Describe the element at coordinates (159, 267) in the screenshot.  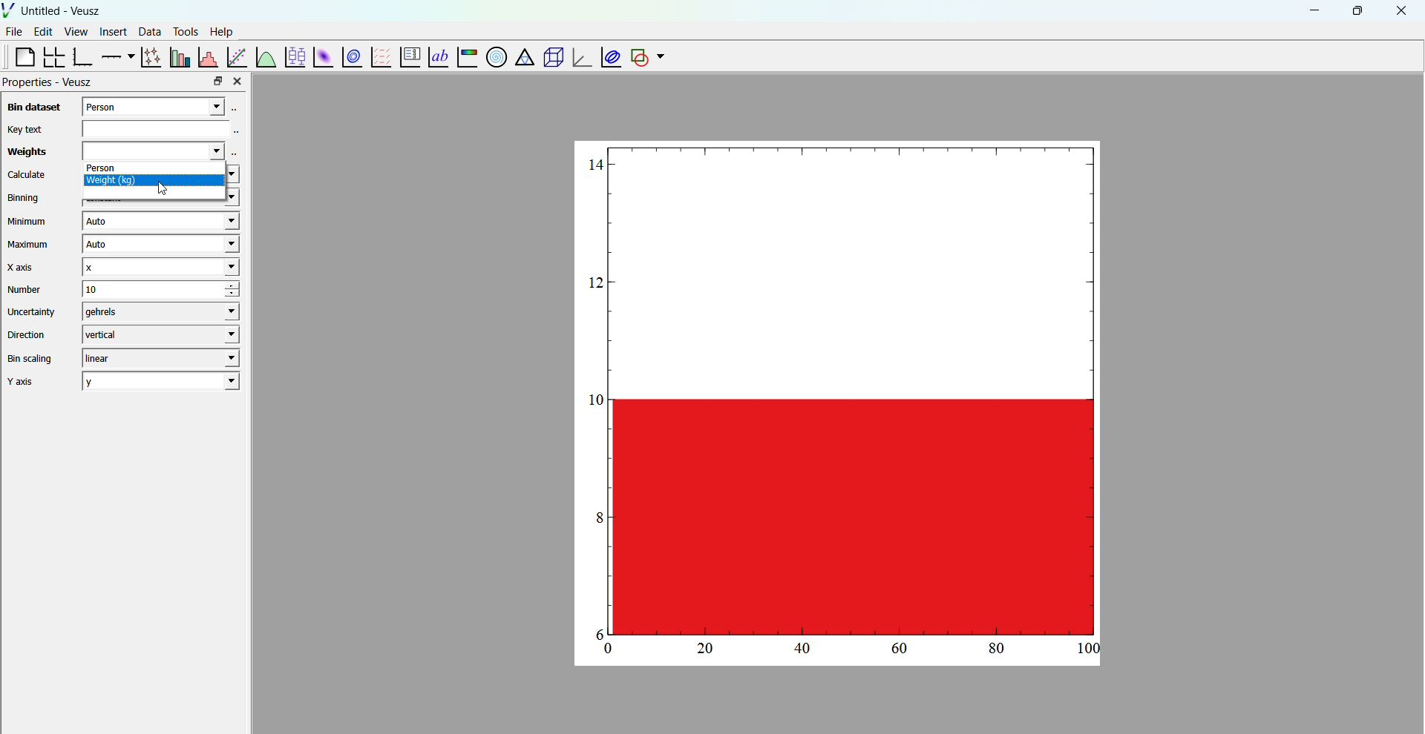
I see `x ` at that location.